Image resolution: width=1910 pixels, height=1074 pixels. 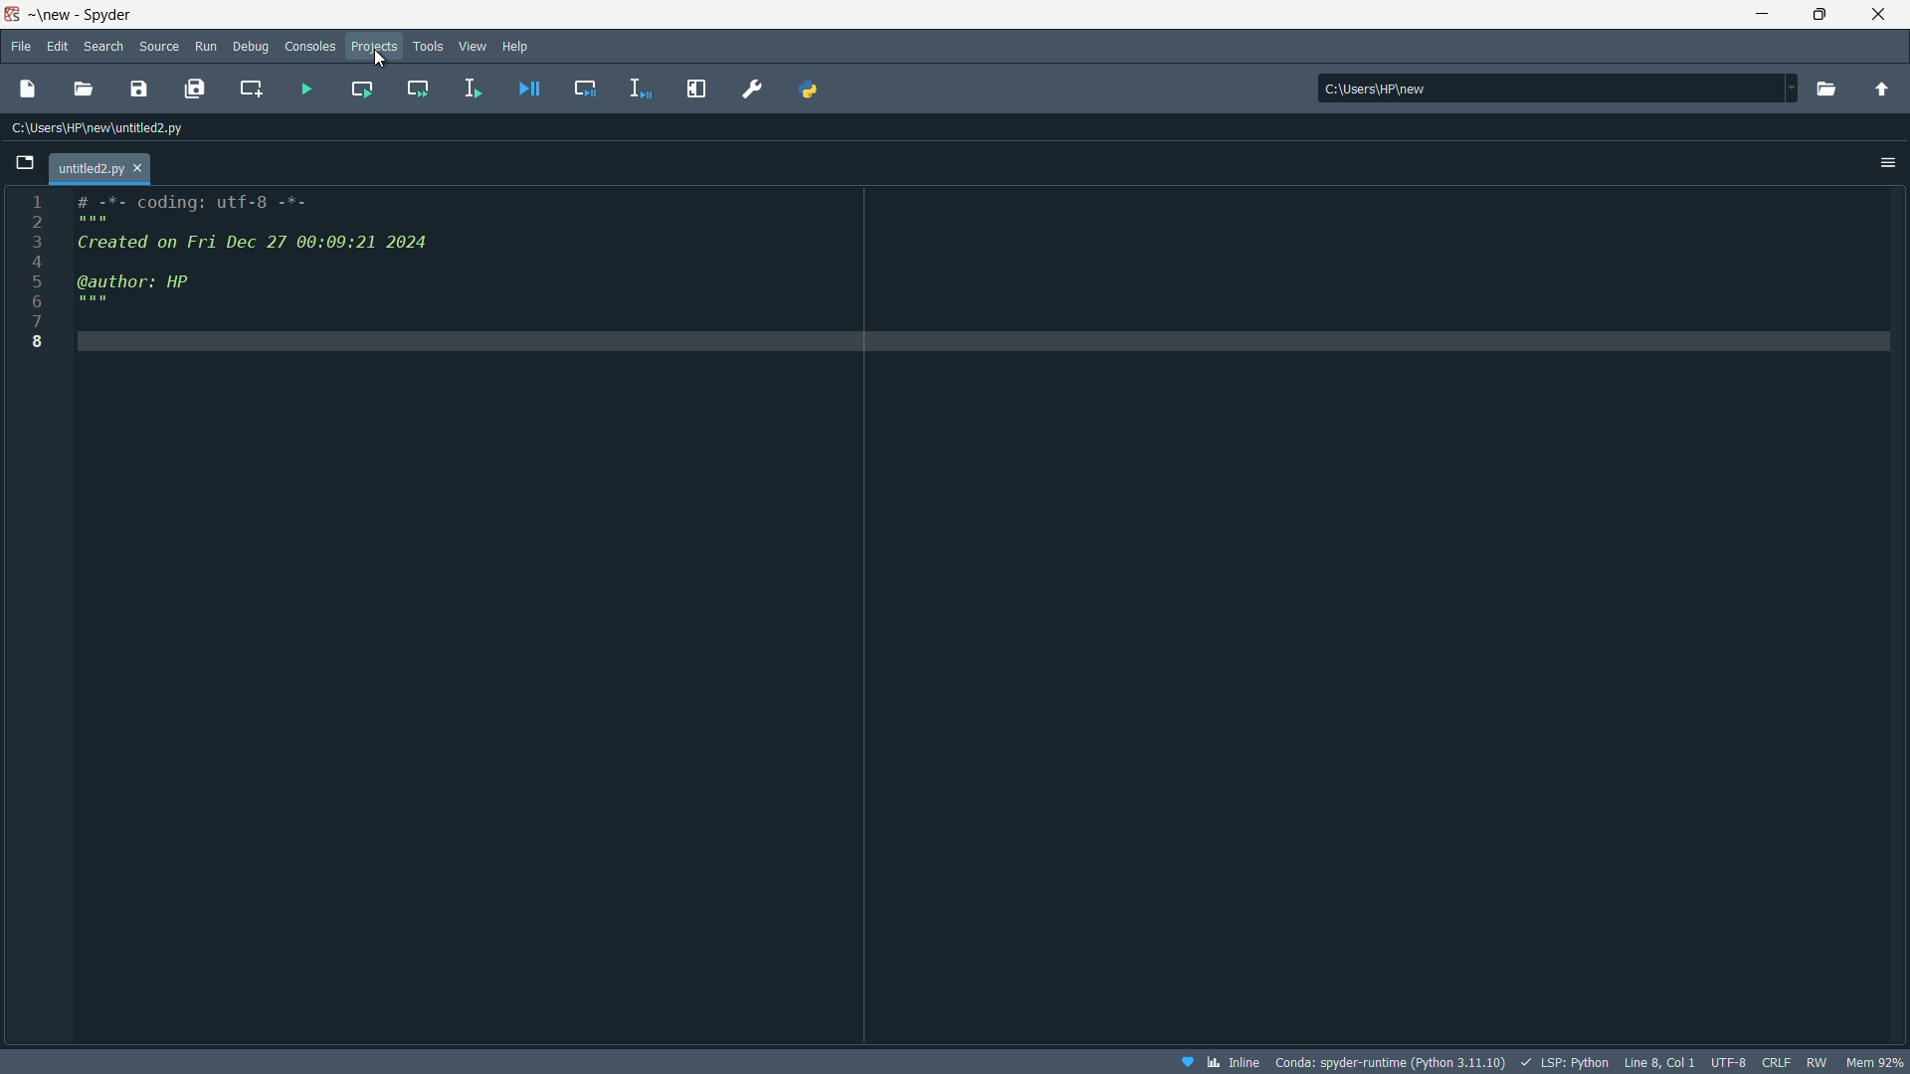 What do you see at coordinates (23, 45) in the screenshot?
I see `File` at bounding box center [23, 45].